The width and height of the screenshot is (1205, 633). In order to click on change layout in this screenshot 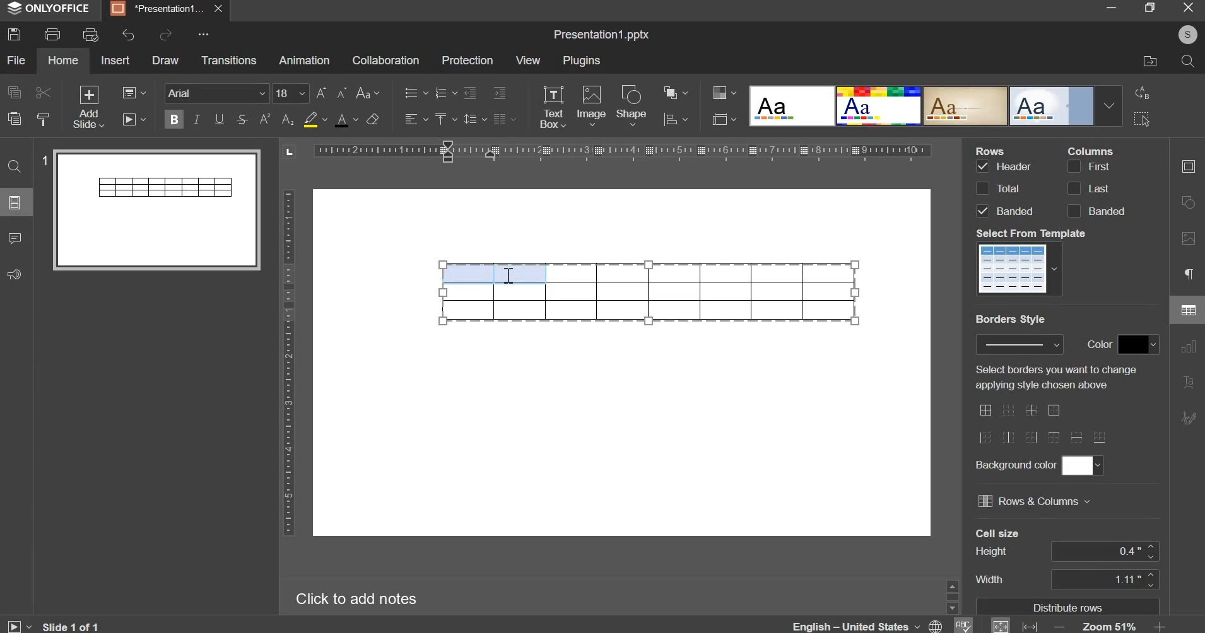, I will do `click(133, 93)`.